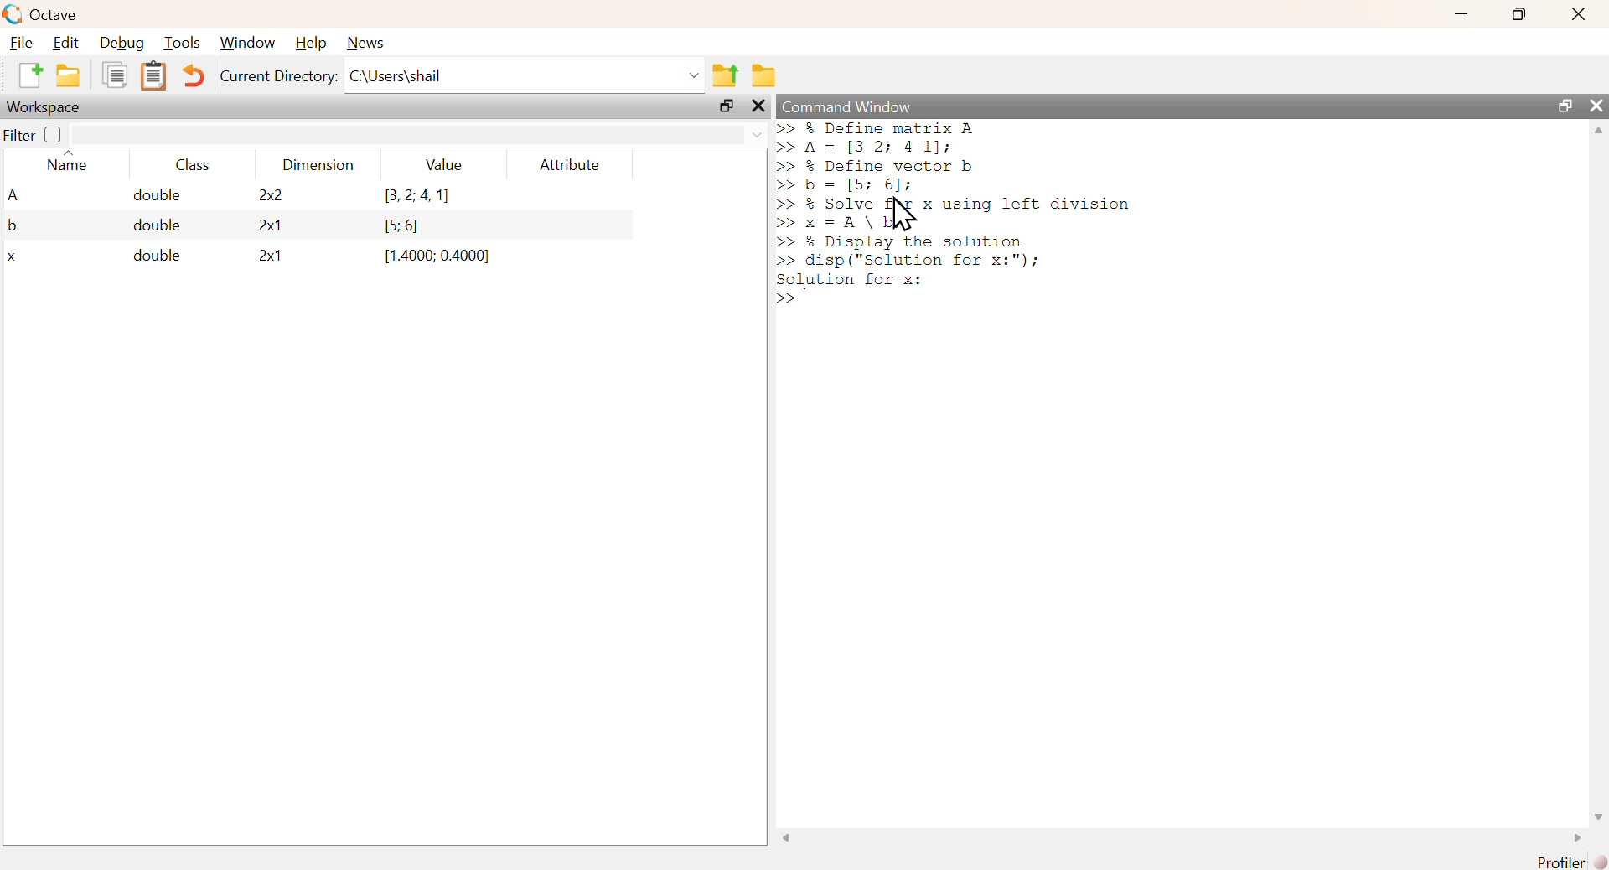  What do you see at coordinates (903, 216) in the screenshot?
I see `cursor` at bounding box center [903, 216].